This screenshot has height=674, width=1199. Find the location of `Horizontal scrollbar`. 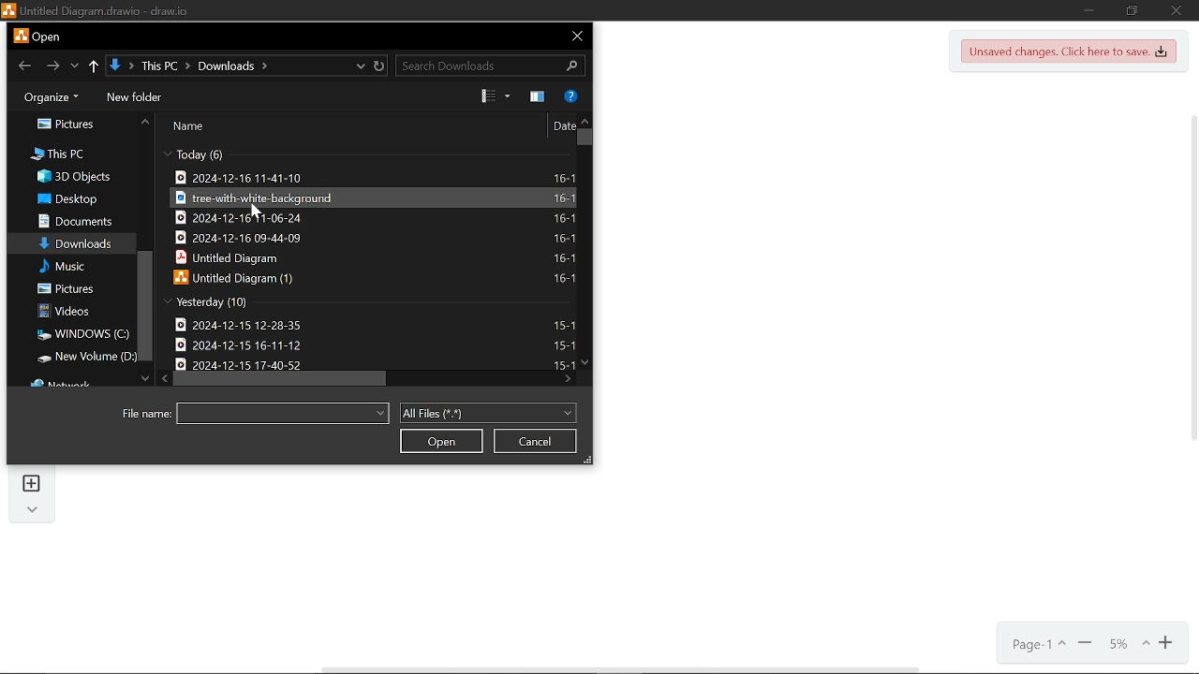

Horizontal scrollbar is located at coordinates (283, 379).